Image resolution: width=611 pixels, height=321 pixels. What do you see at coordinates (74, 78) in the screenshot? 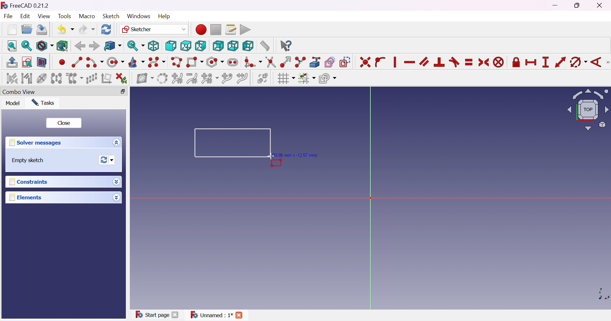
I see `Clone` at bounding box center [74, 78].